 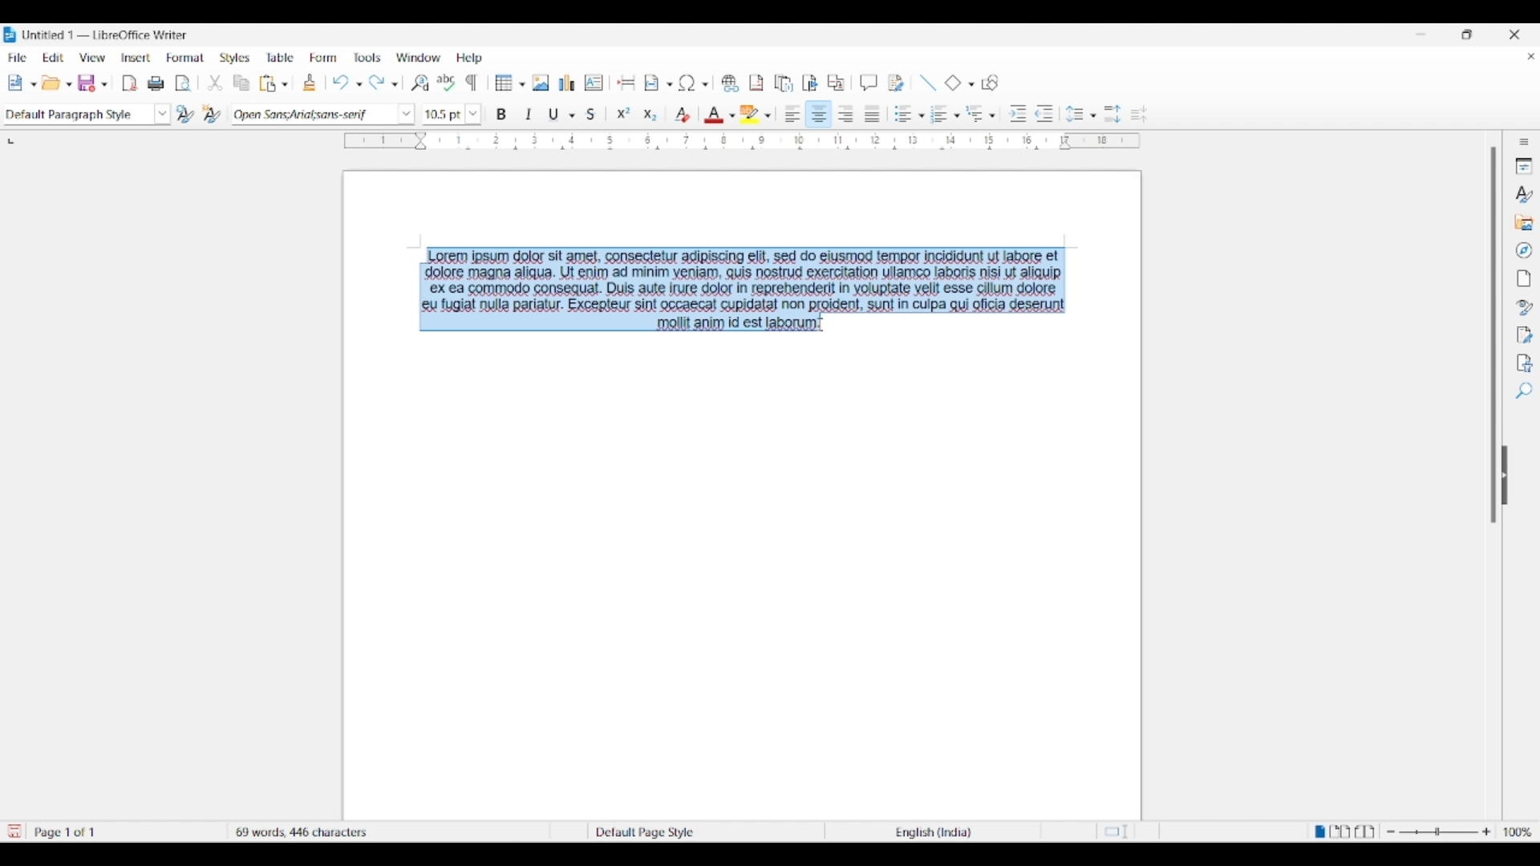 What do you see at coordinates (472, 83) in the screenshot?
I see `Toggle formatting marks` at bounding box center [472, 83].